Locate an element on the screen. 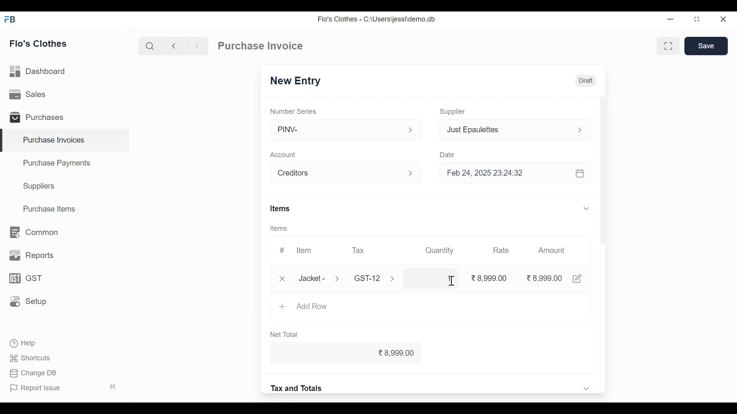  New Entry is located at coordinates (296, 81).